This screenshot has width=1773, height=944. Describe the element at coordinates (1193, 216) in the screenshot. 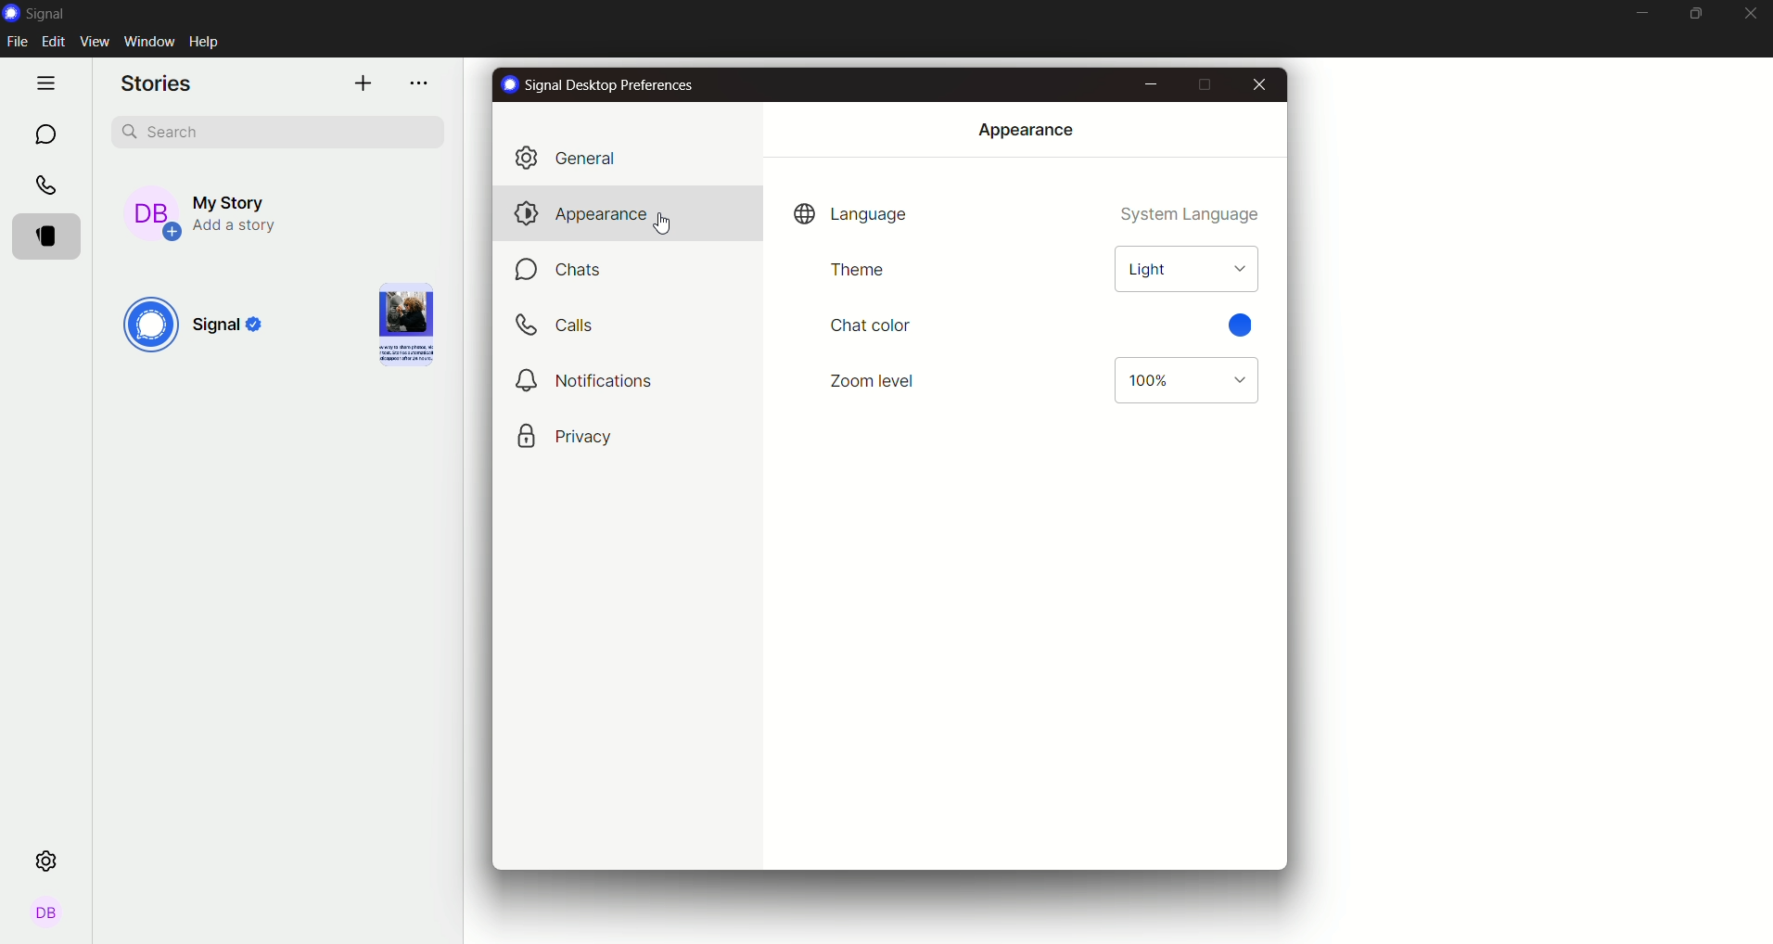

I see `system language` at that location.